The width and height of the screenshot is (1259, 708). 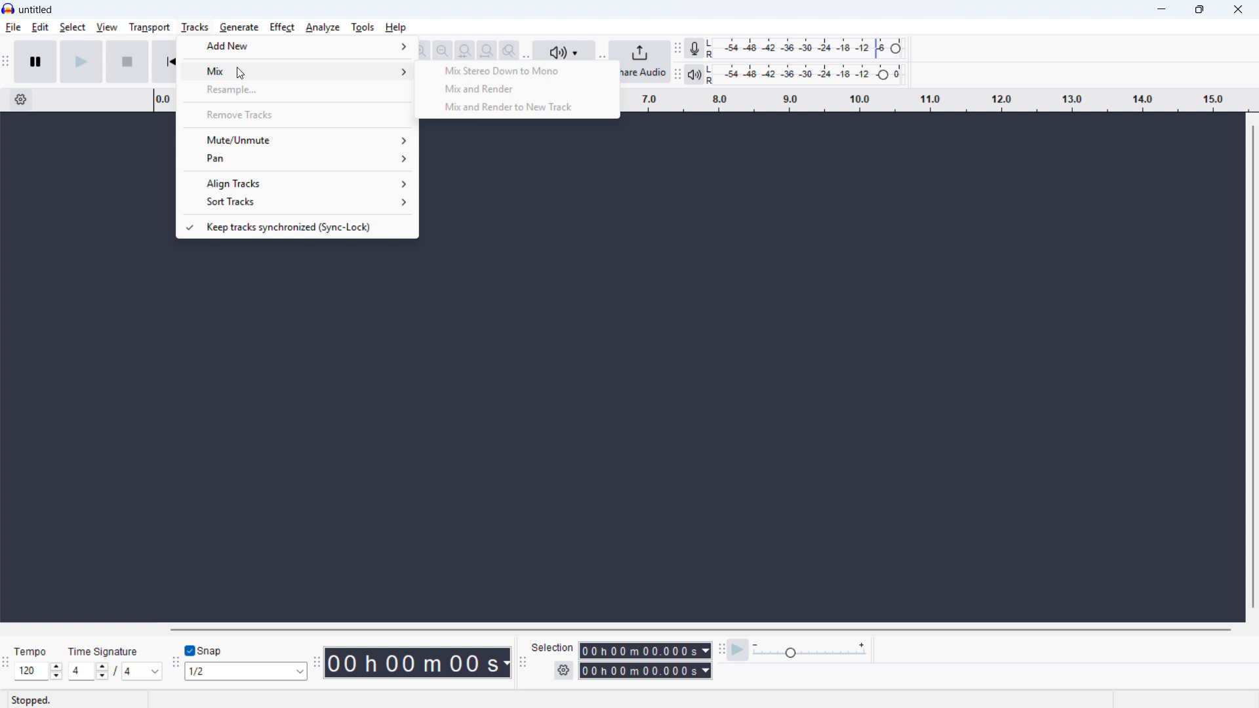 What do you see at coordinates (296, 140) in the screenshot?
I see `Mute/unmute` at bounding box center [296, 140].